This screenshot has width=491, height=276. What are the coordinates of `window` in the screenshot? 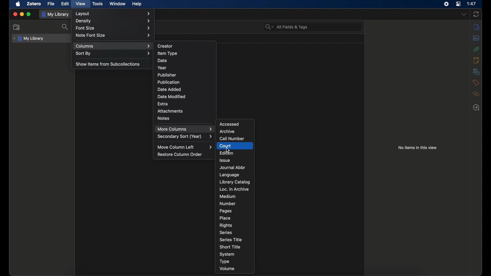 It's located at (117, 4).